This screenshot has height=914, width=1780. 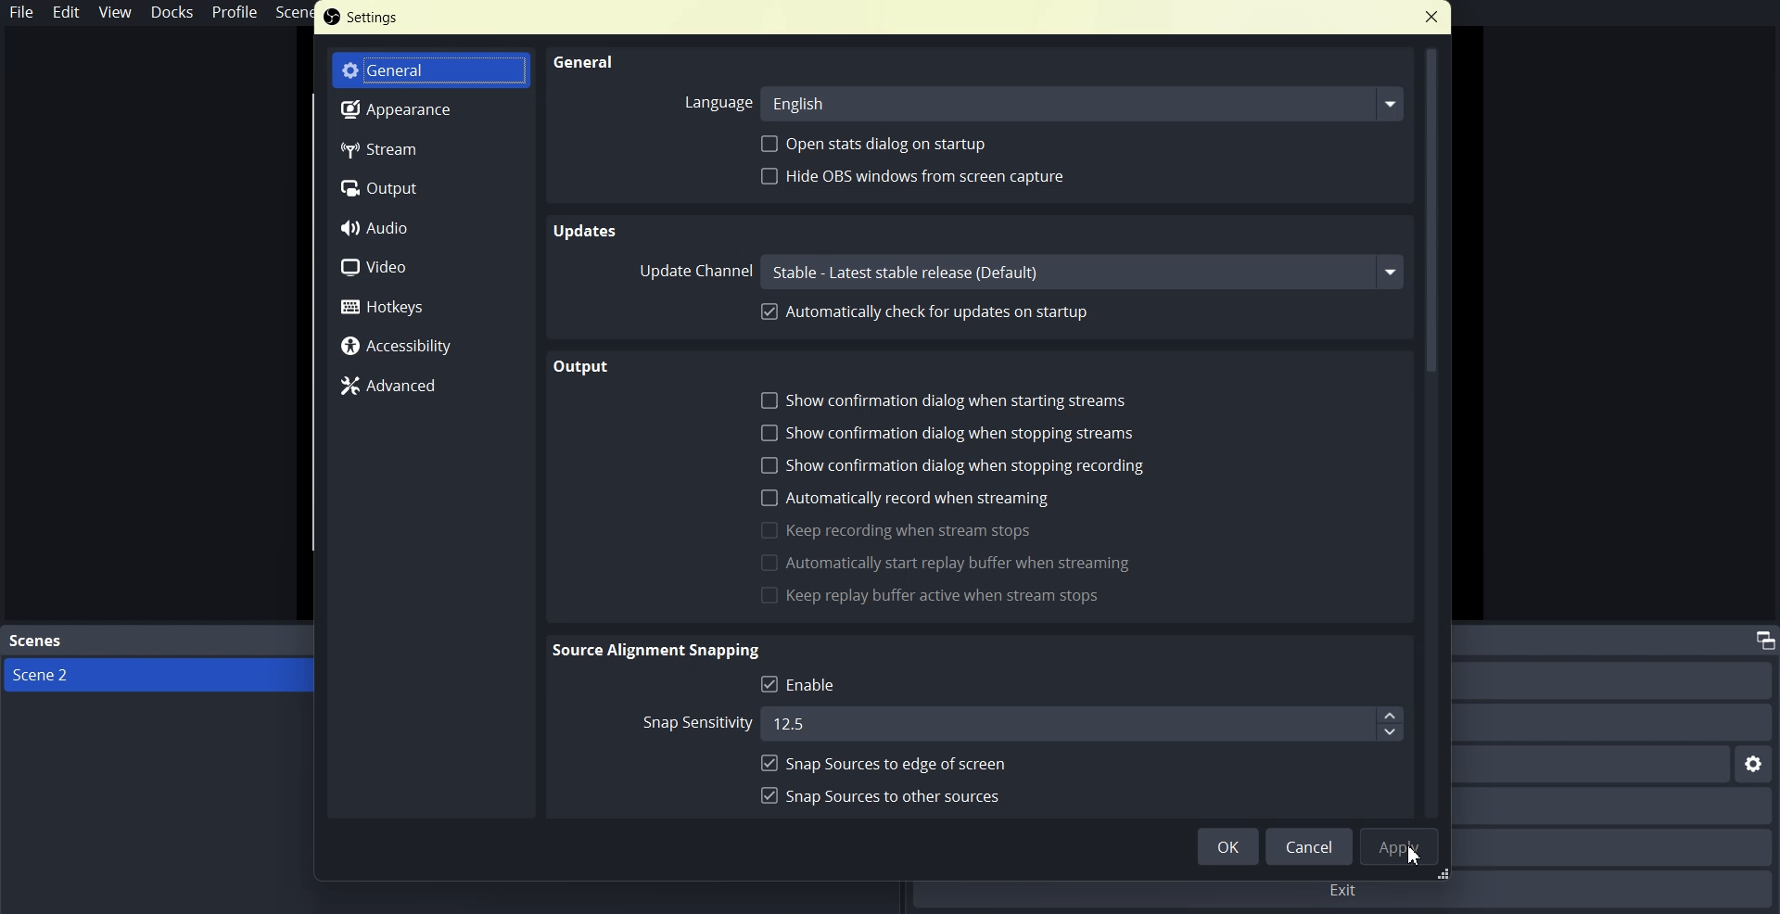 I want to click on Hyde ops window from screen capture, so click(x=913, y=178).